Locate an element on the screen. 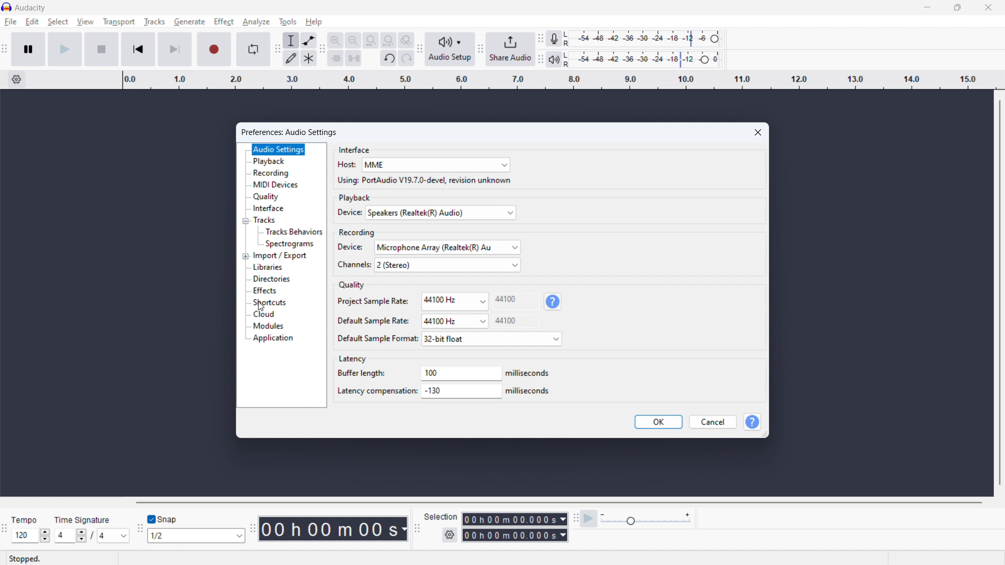  Duration measurement is located at coordinates (405, 529).